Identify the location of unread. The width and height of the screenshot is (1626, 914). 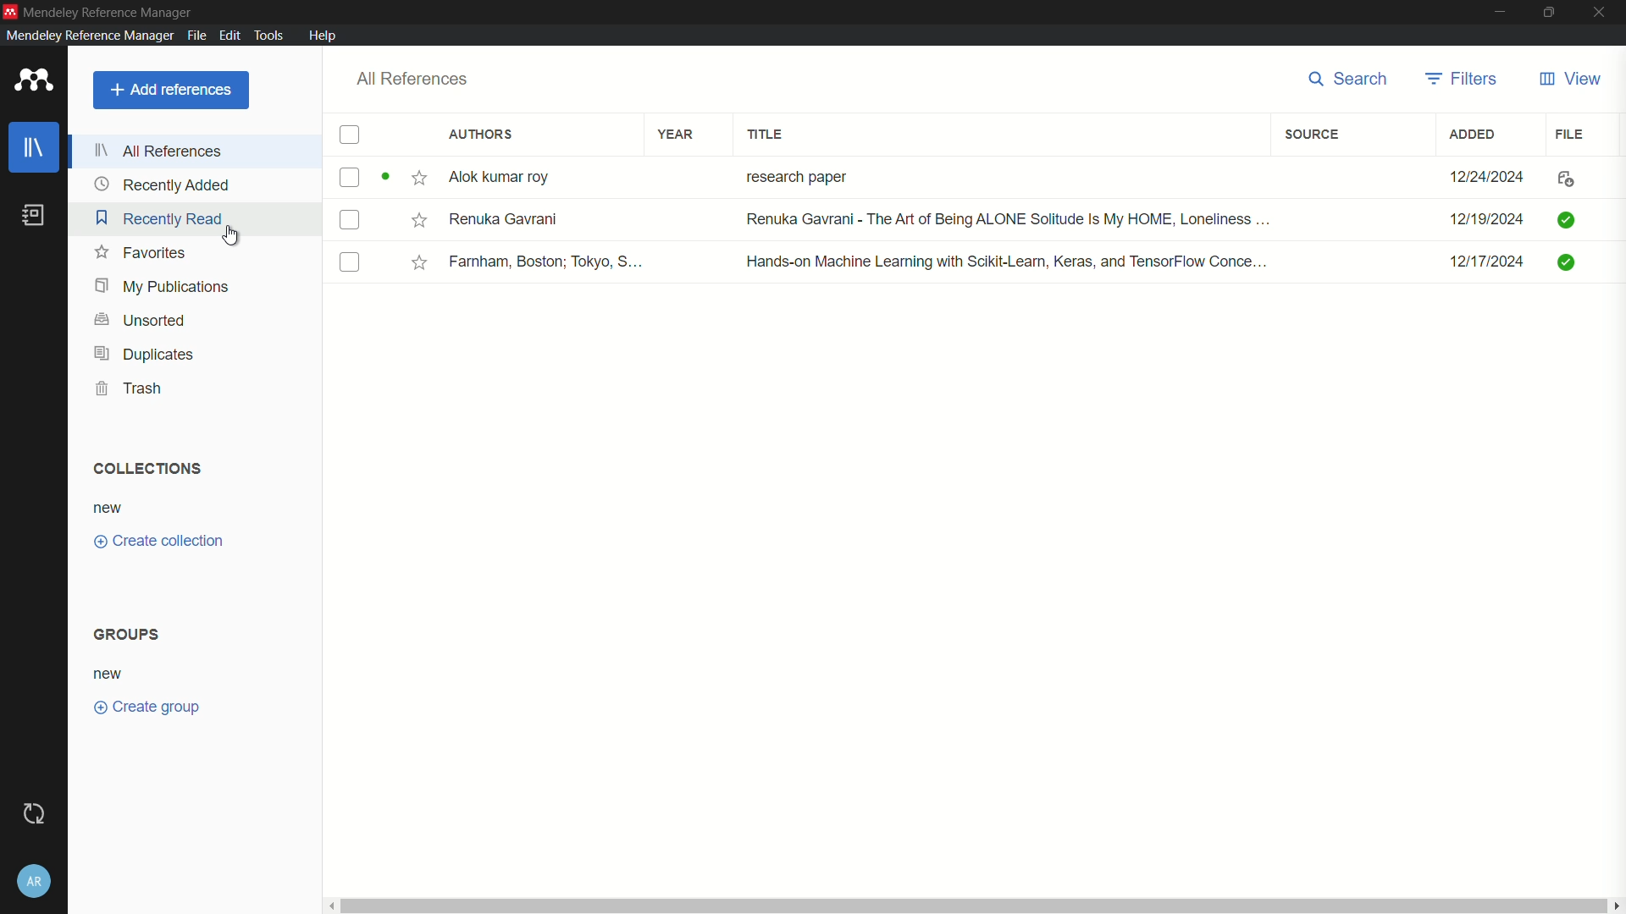
(384, 176).